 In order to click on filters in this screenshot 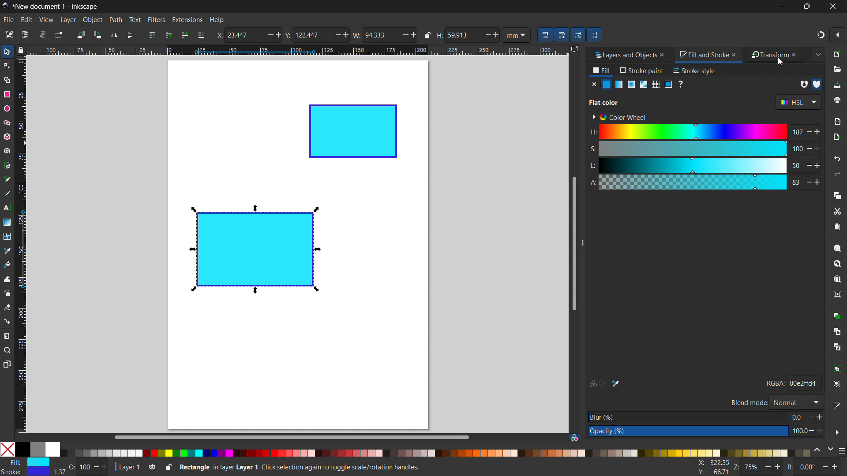, I will do `click(157, 19)`.